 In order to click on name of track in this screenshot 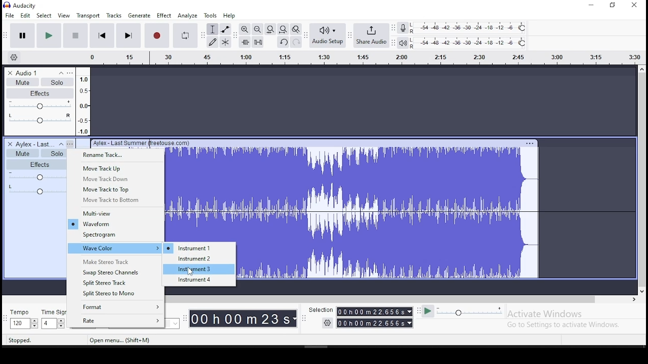, I will do `click(141, 144)`.